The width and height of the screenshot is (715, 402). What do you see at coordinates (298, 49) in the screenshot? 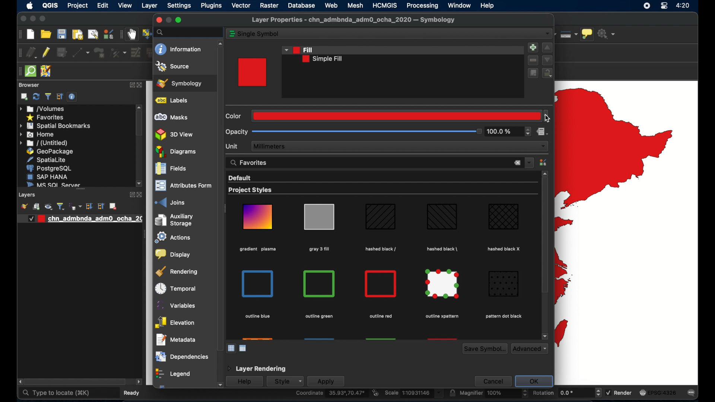
I see `fill` at bounding box center [298, 49].